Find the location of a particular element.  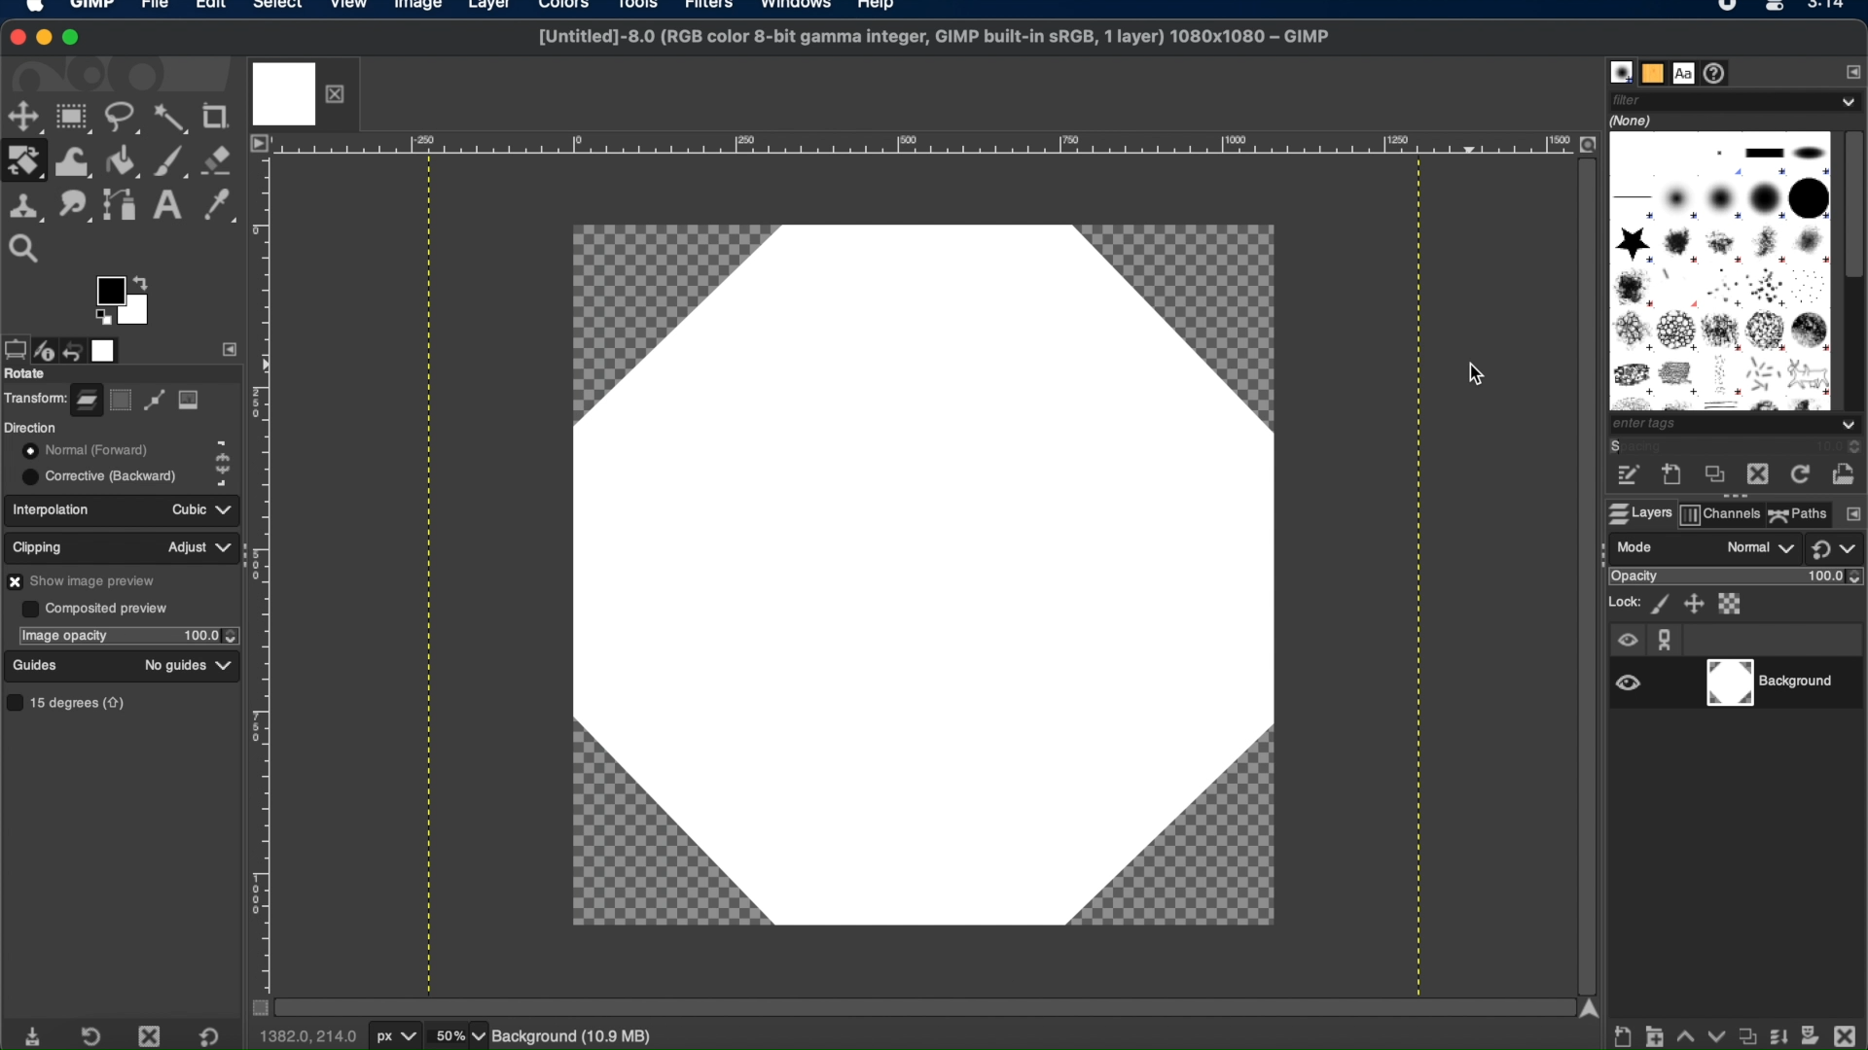

cubic dropdown is located at coordinates (197, 508).